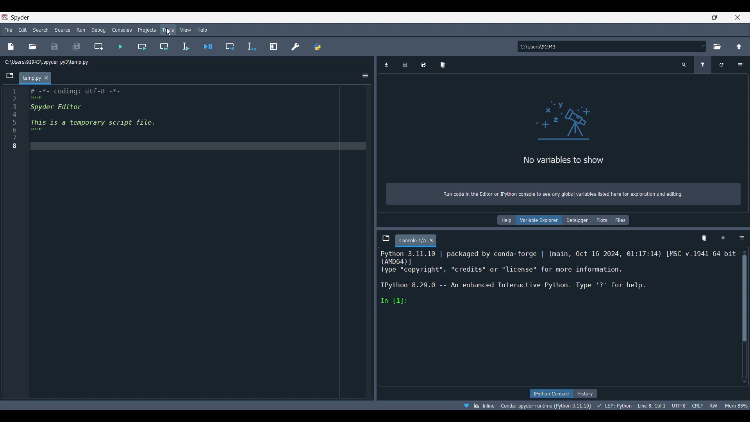 This screenshot has height=422, width=750. Describe the element at coordinates (188, 119) in the screenshot. I see `Current code` at that location.